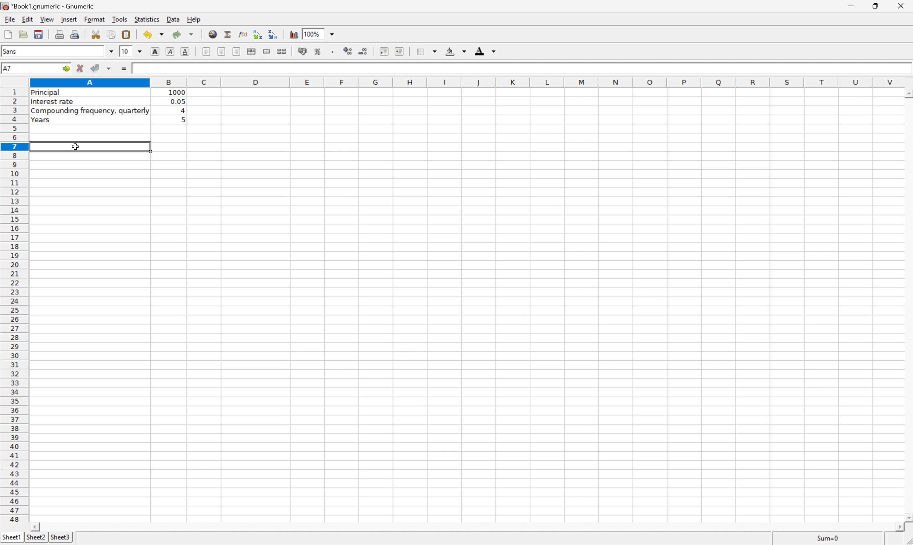 The image size is (913, 545). I want to click on cancel changes, so click(80, 68).